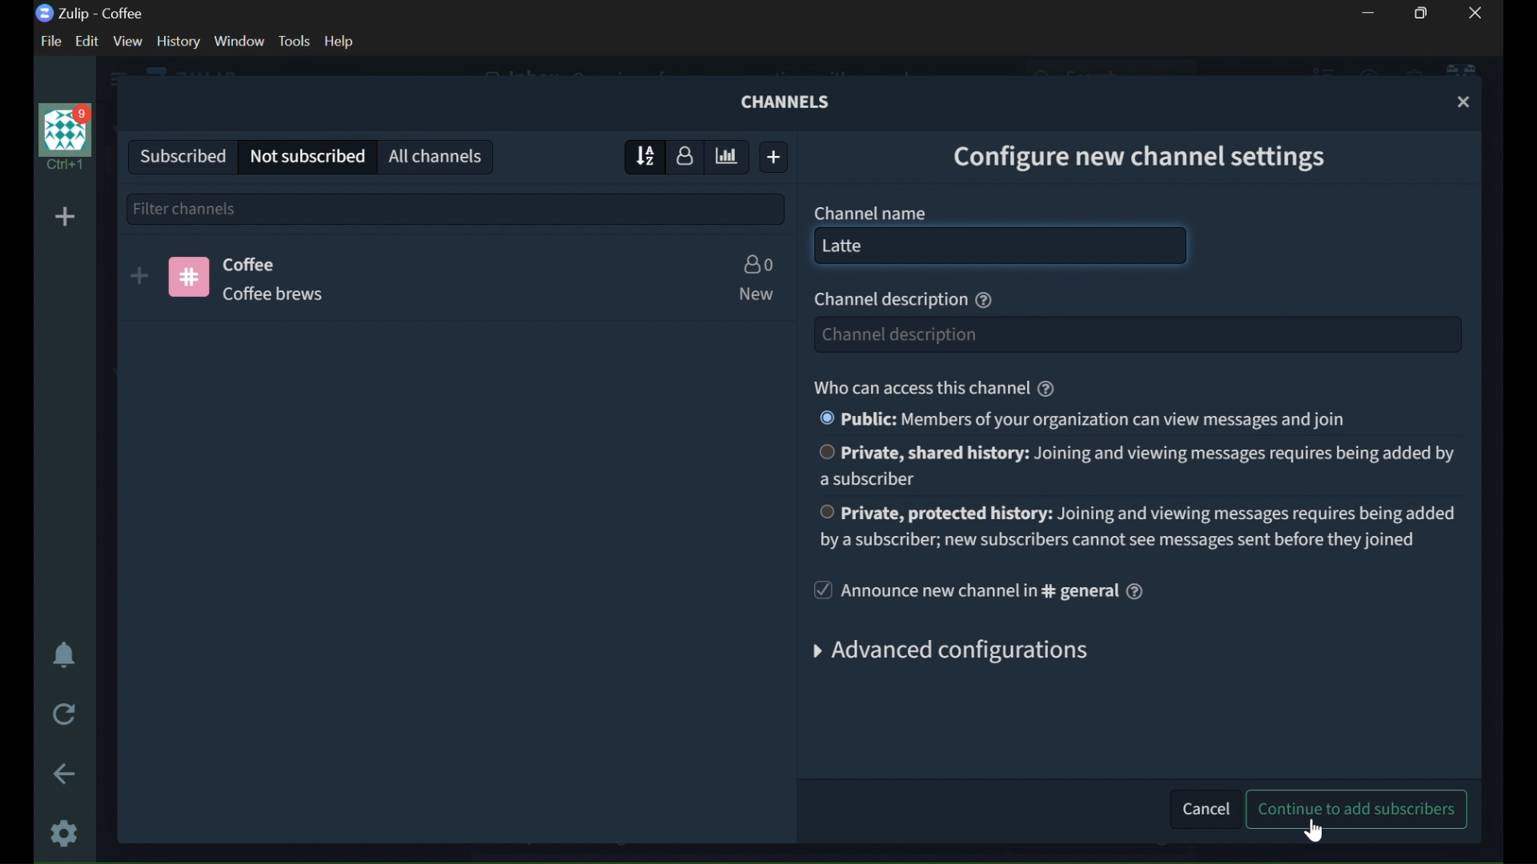 The image size is (1537, 864). Describe the element at coordinates (865, 246) in the screenshot. I see `TYPED TEXT: "Latte"` at that location.